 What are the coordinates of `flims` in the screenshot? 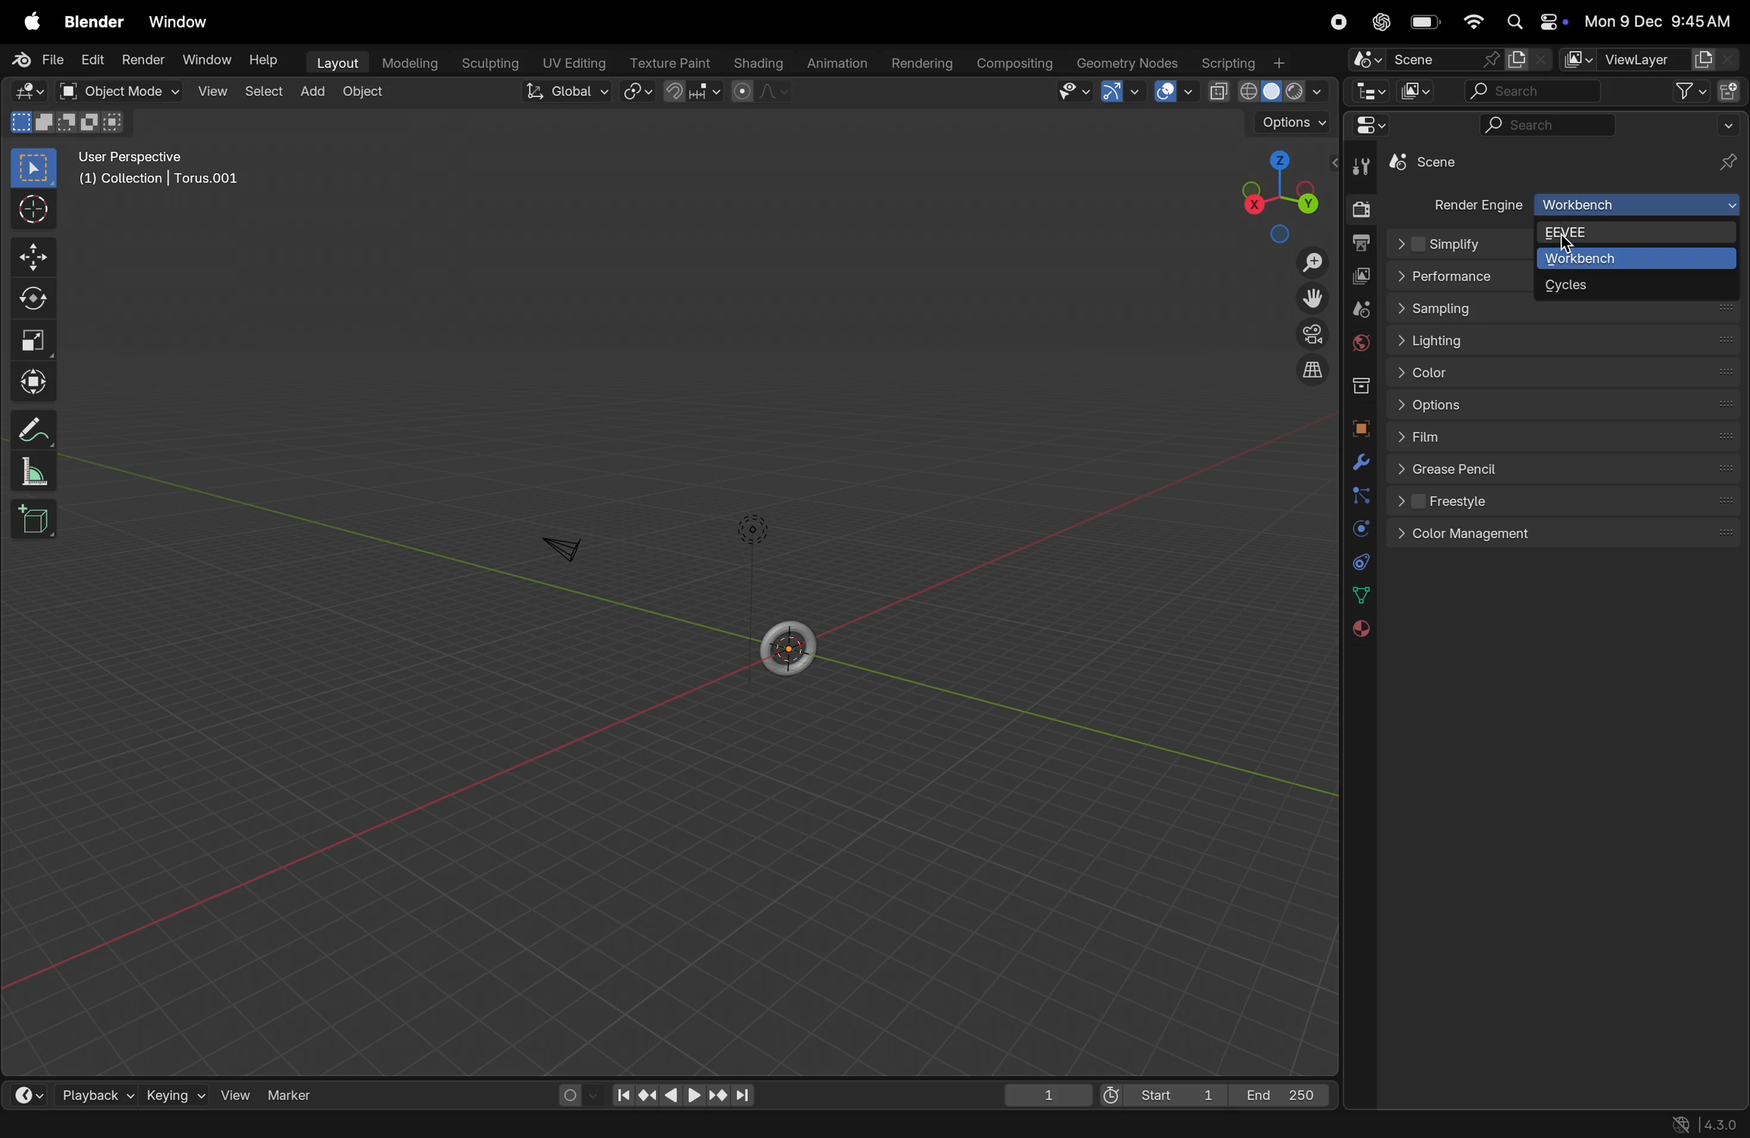 It's located at (1565, 438).